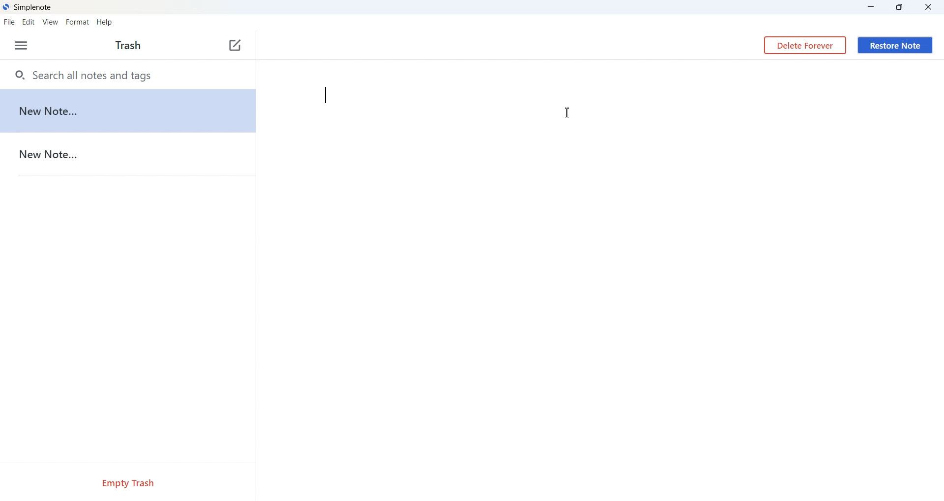 This screenshot has width=944, height=501. What do you see at coordinates (128, 46) in the screenshot?
I see `Text` at bounding box center [128, 46].